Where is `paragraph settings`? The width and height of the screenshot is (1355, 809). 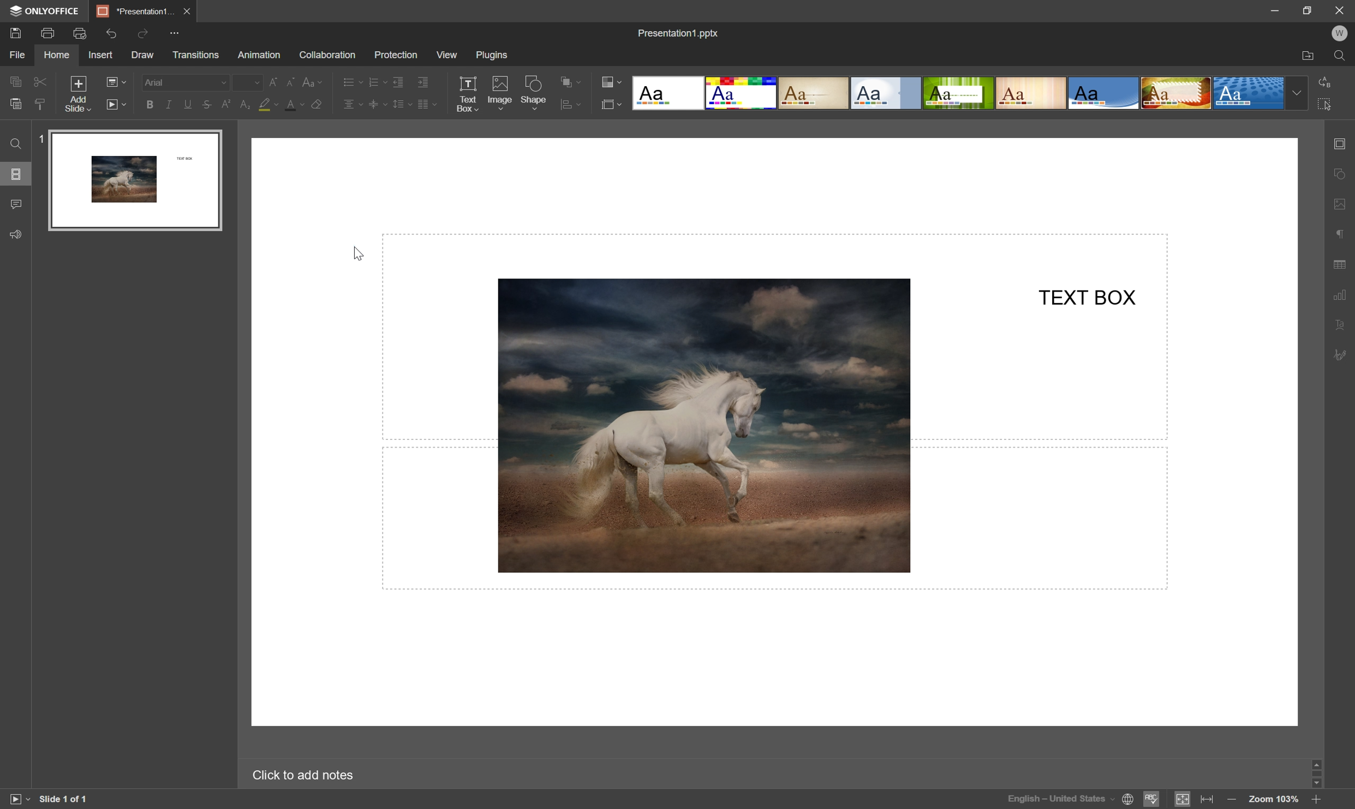
paragraph settings is located at coordinates (1341, 234).